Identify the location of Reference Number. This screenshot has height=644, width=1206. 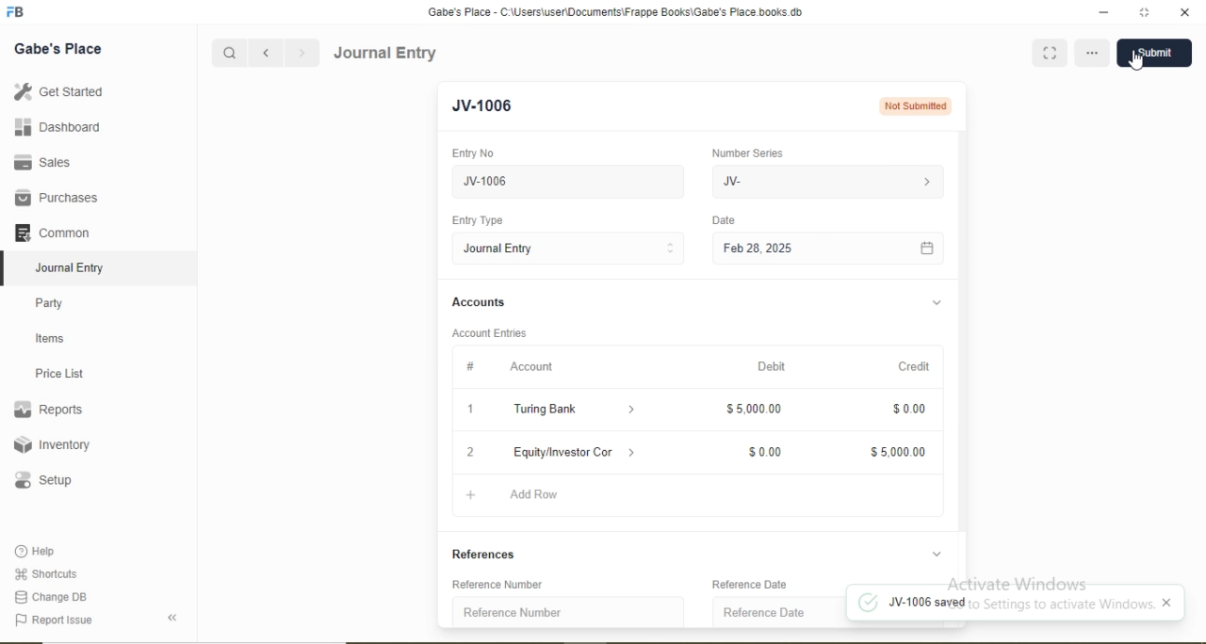
(498, 584).